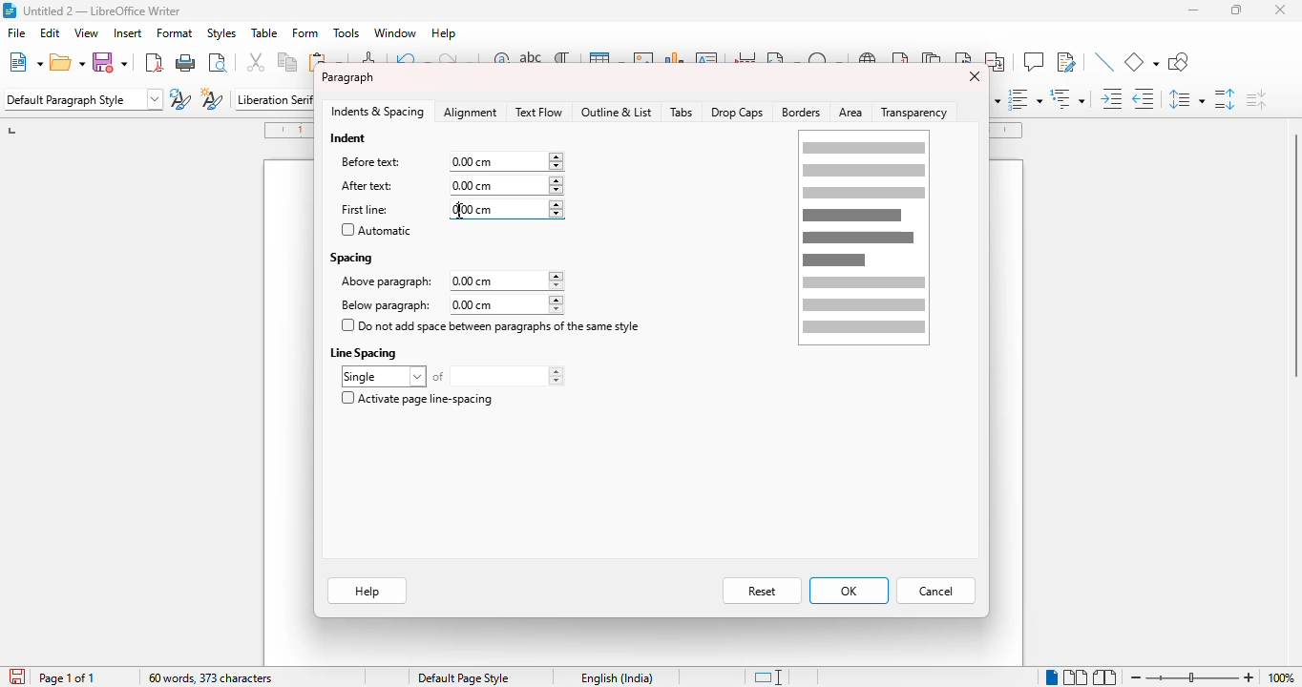 The width and height of the screenshot is (1302, 687). Describe the element at coordinates (211, 677) in the screenshot. I see `word and character count` at that location.